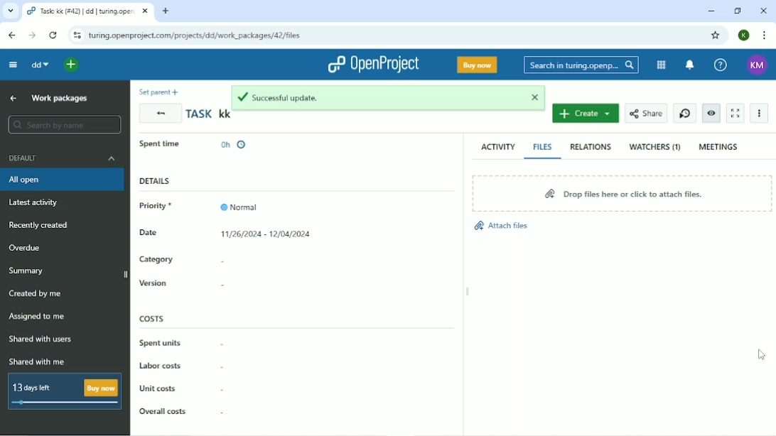 This screenshot has width=776, height=436. I want to click on Attach files, so click(502, 226).